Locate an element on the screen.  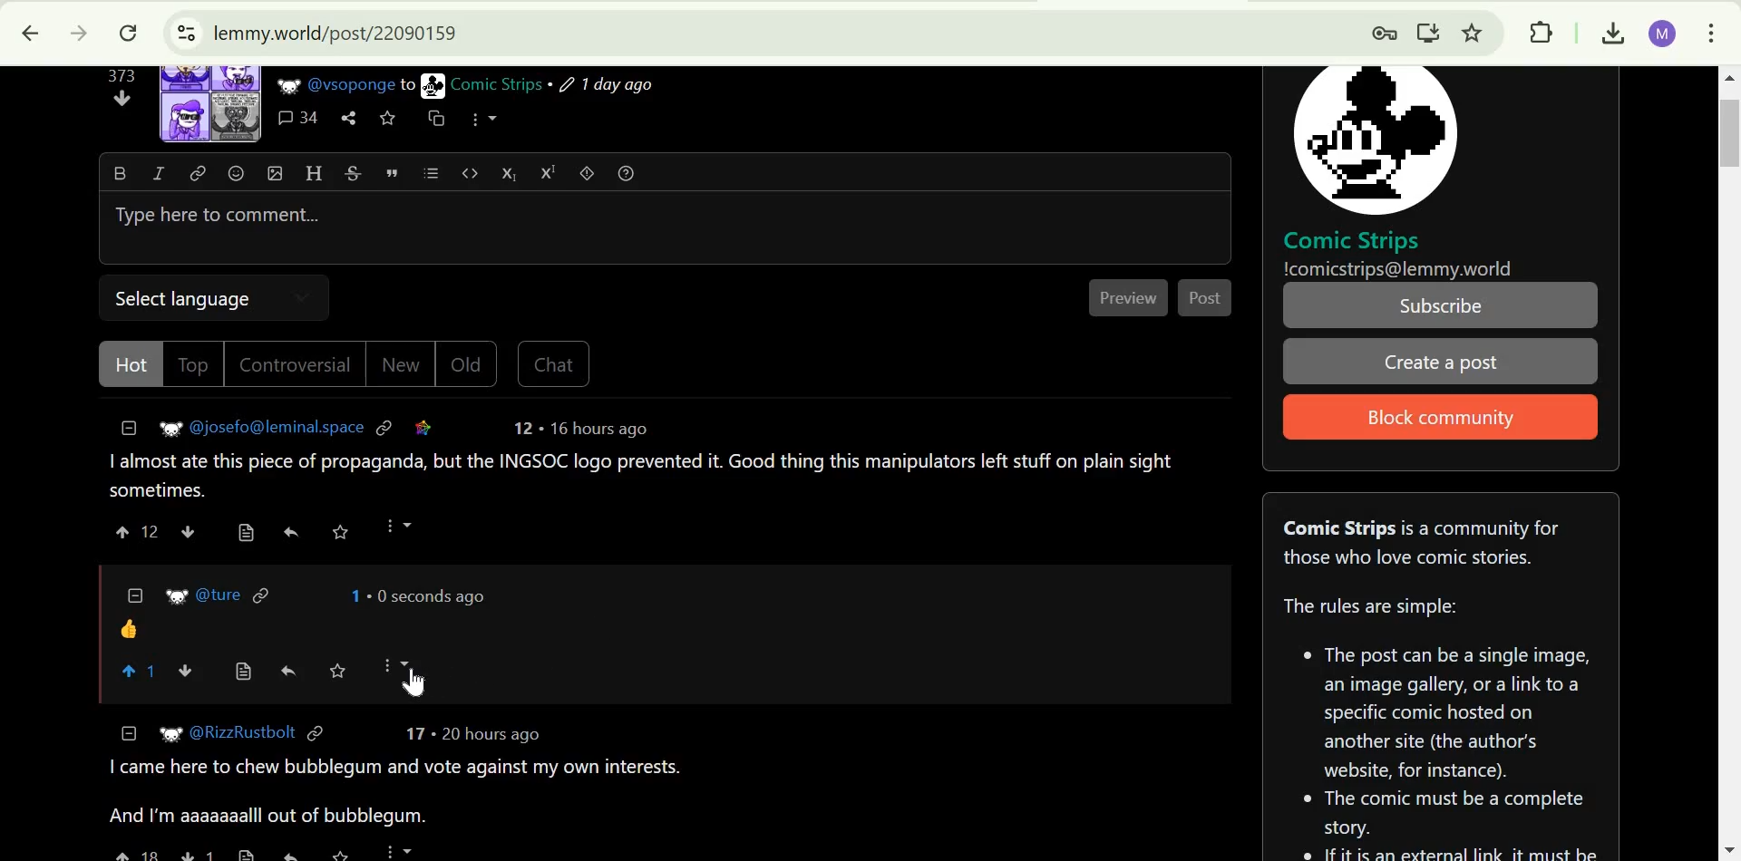
share is located at coordinates (290, 851).